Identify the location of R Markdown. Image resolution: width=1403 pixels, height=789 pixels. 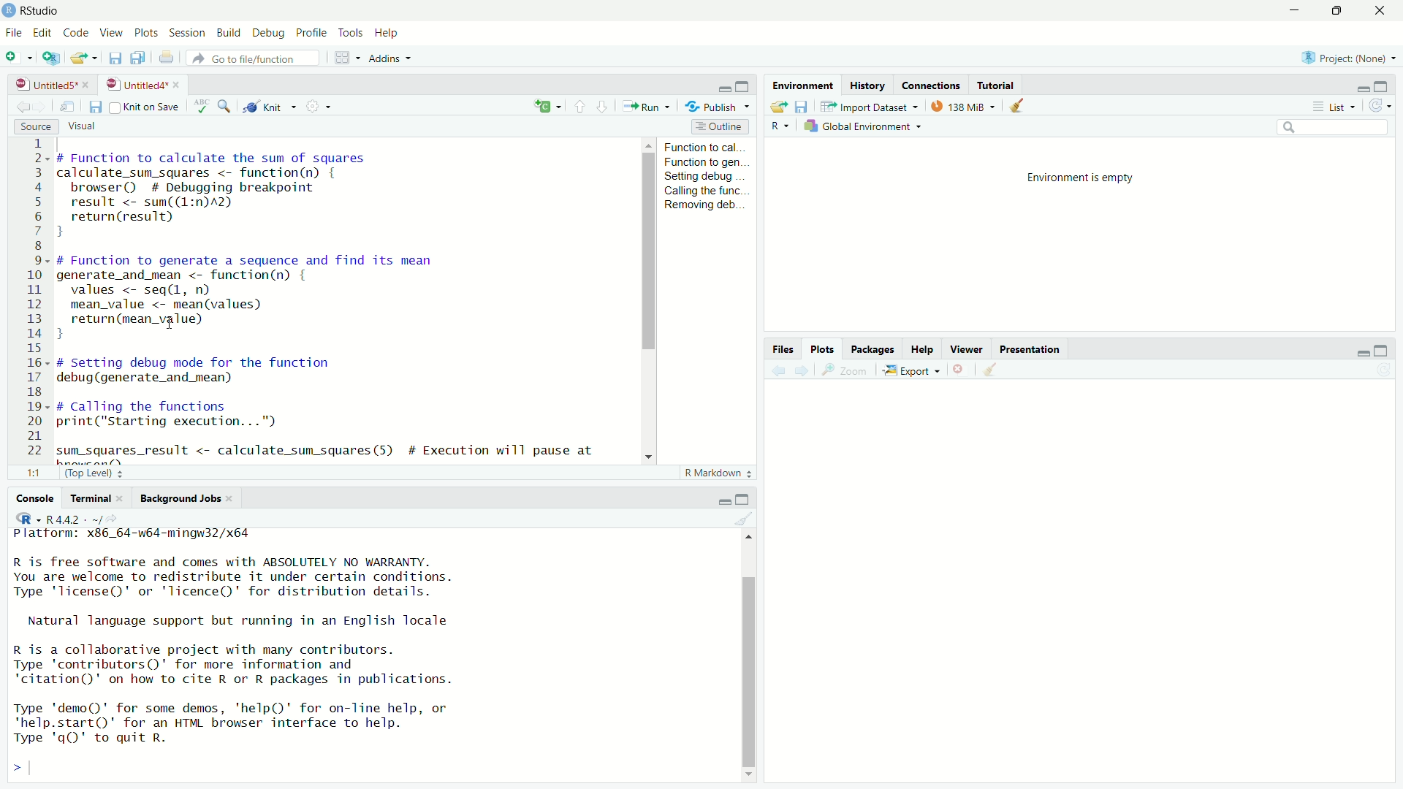
(714, 470).